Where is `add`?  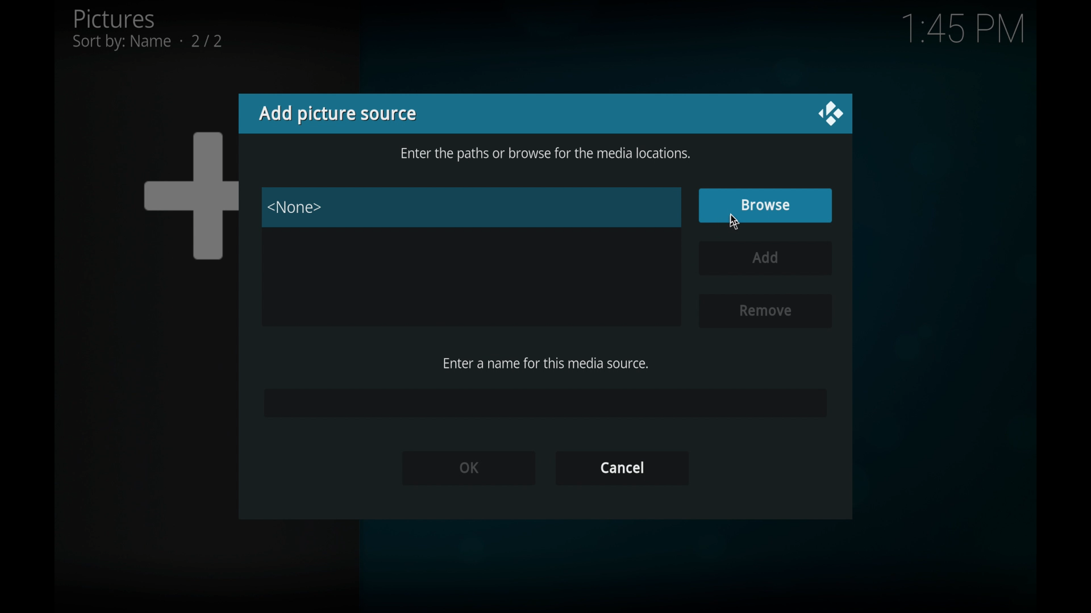 add is located at coordinates (766, 258).